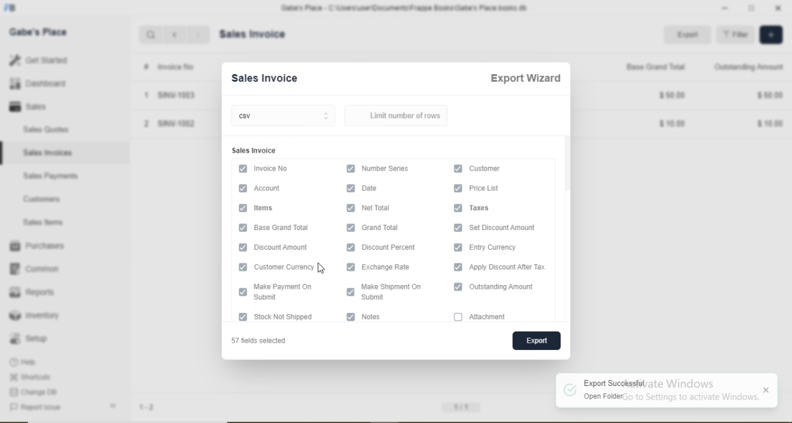  I want to click on Sales Invoice, so click(253, 150).